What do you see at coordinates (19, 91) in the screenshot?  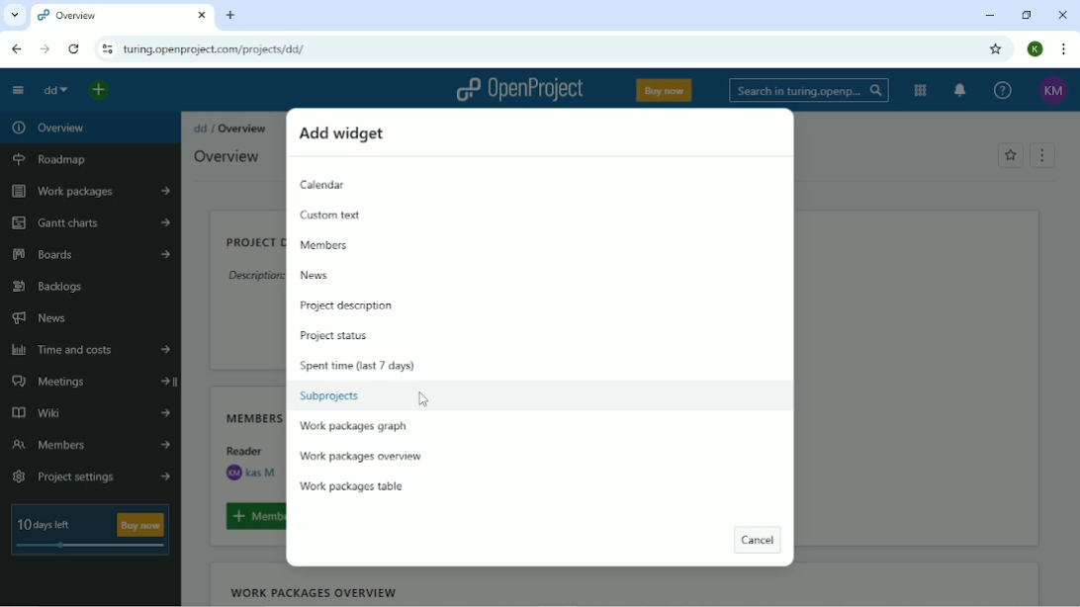 I see `Collapse project menu` at bounding box center [19, 91].